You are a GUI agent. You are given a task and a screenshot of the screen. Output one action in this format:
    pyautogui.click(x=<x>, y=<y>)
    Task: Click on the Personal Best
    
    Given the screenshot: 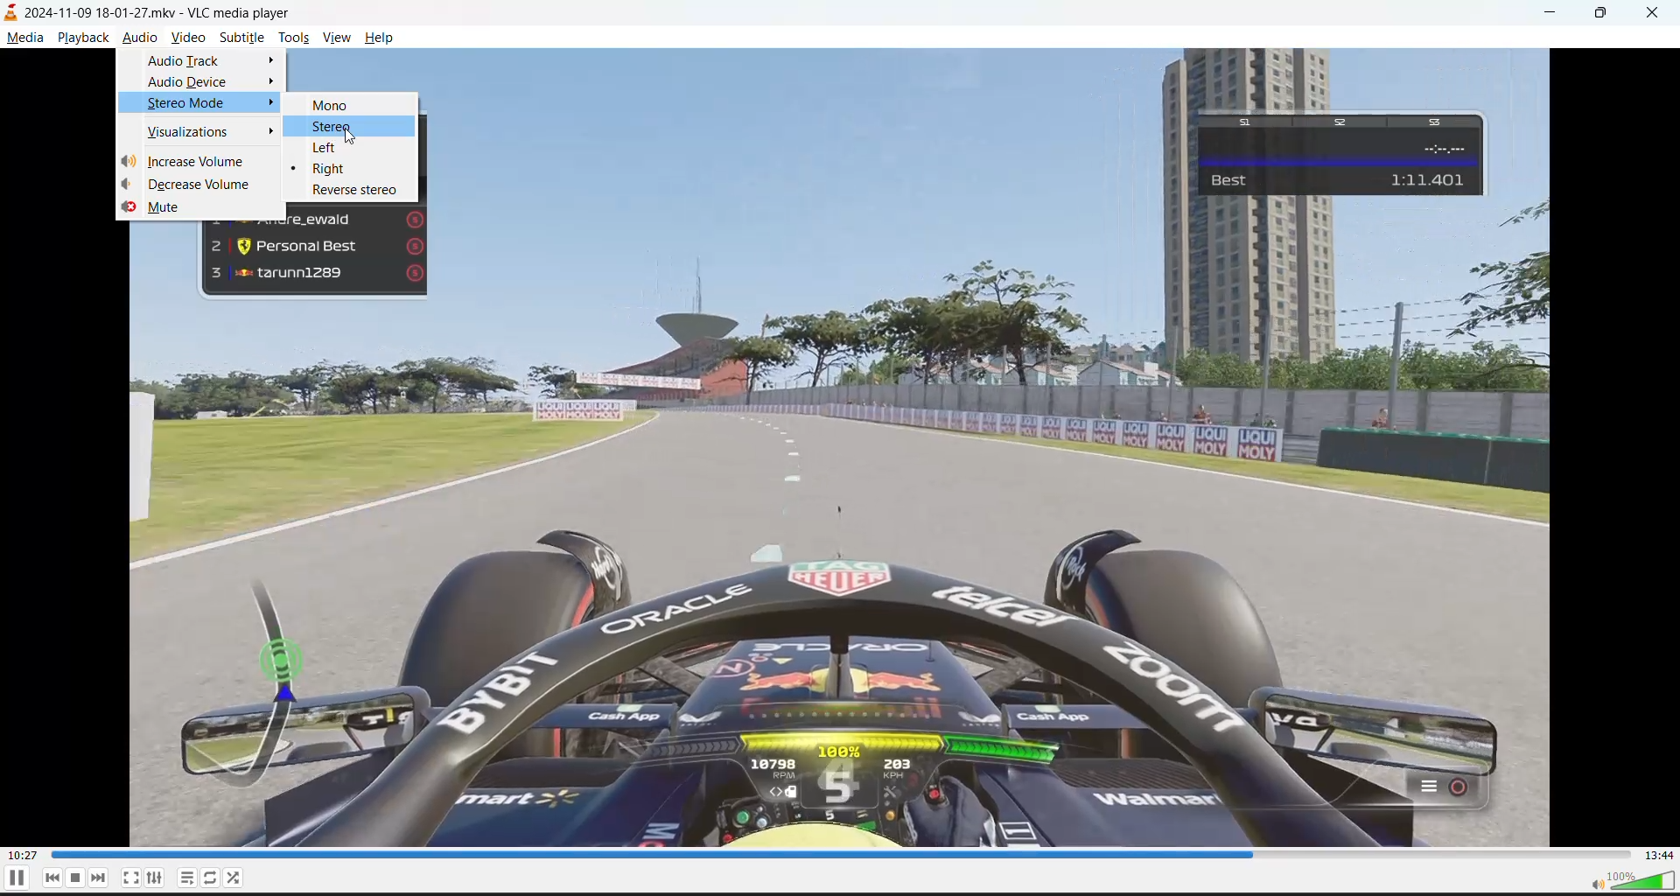 What is the action you would take?
    pyautogui.click(x=313, y=244)
    